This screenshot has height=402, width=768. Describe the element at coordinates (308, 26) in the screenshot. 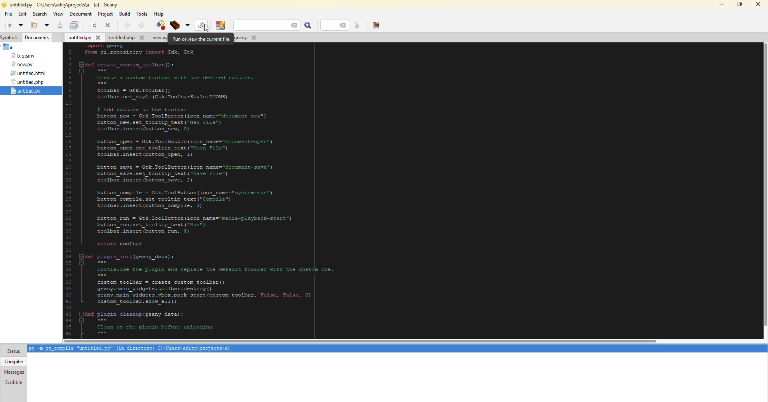

I see `search` at that location.